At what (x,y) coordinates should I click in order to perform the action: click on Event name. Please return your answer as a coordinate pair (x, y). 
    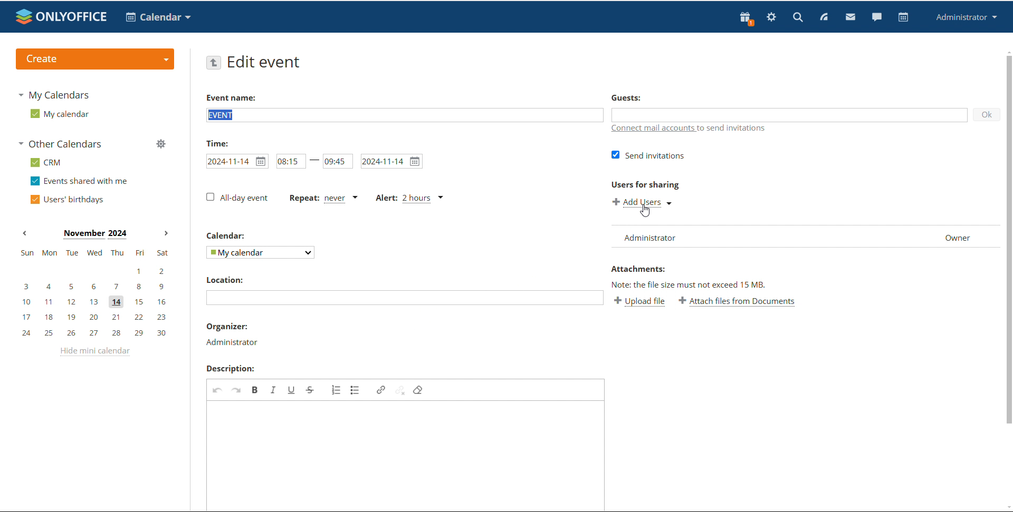
    Looking at the image, I should click on (231, 97).